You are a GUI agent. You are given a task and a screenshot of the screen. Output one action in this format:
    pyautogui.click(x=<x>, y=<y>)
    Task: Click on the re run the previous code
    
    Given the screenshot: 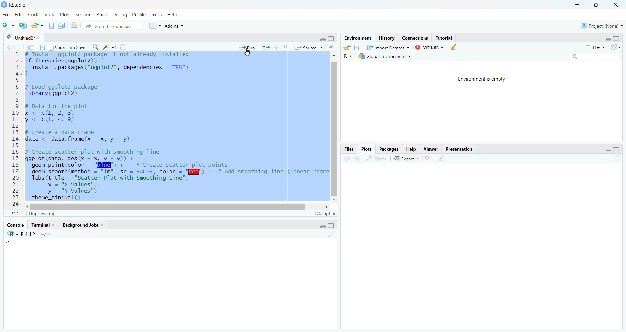 What is the action you would take?
    pyautogui.click(x=265, y=47)
    